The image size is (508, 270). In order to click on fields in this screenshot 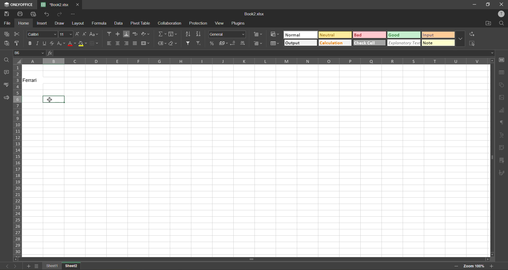, I will do `click(173, 34)`.